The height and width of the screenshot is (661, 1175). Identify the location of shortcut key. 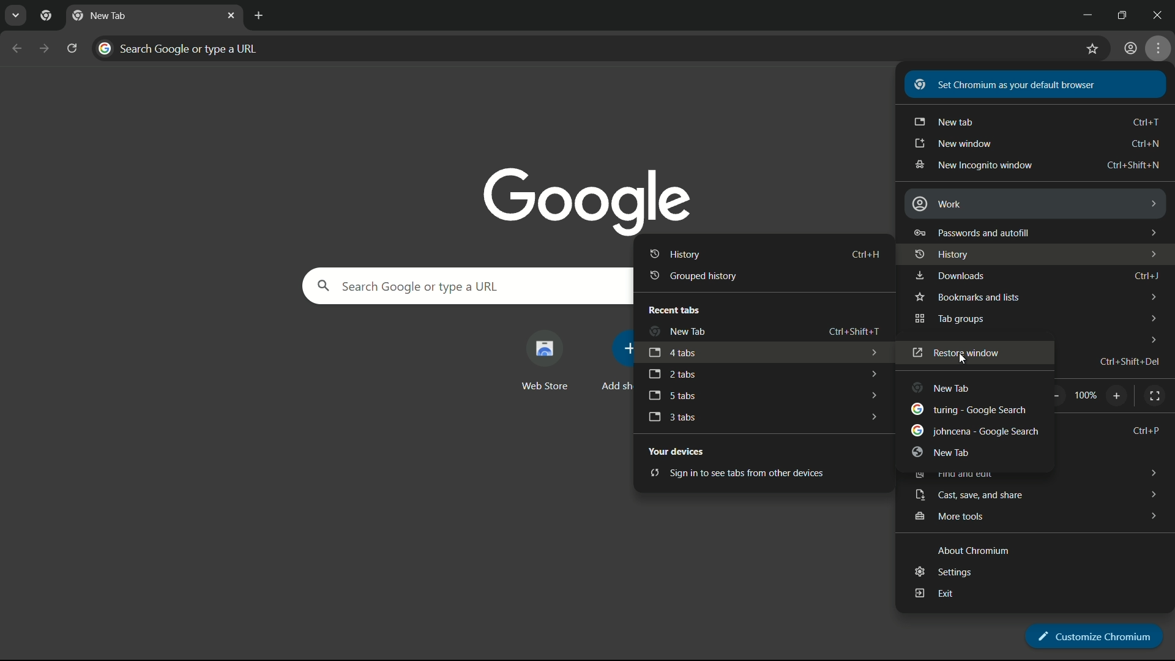
(852, 332).